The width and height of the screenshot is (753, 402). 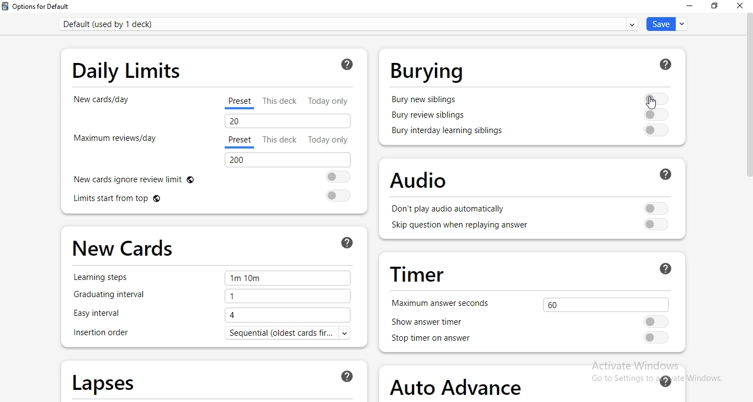 I want to click on new cards, so click(x=125, y=245).